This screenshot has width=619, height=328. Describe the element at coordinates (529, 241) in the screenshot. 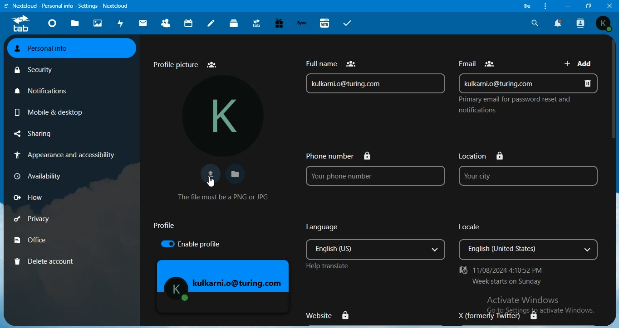

I see `locale` at that location.